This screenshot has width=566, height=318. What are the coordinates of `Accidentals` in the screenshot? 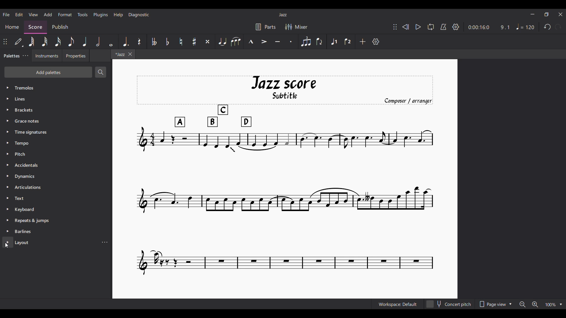 It's located at (56, 165).